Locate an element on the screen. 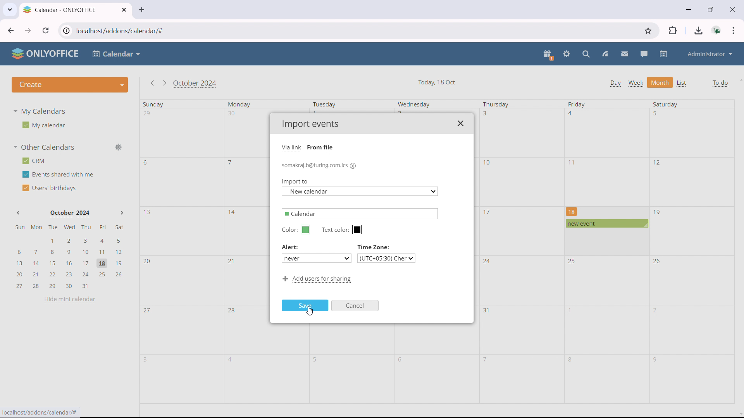  close is located at coordinates (732, 9).